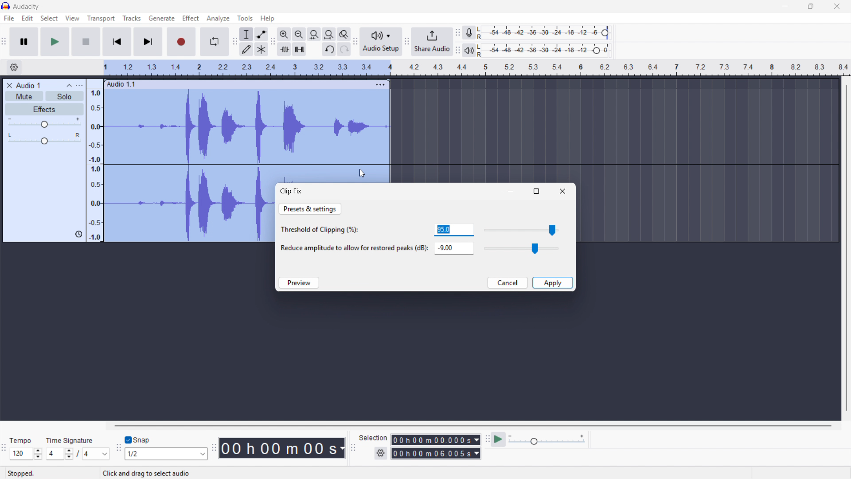 This screenshot has width=851, height=479. Describe the element at coordinates (94, 161) in the screenshot. I see `Amplitude` at that location.